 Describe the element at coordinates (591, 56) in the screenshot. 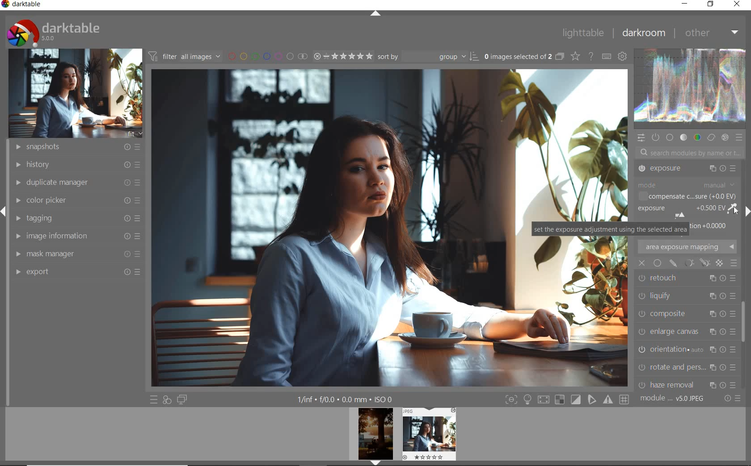

I see `ENABLE FOR ONLINE HELP` at that location.